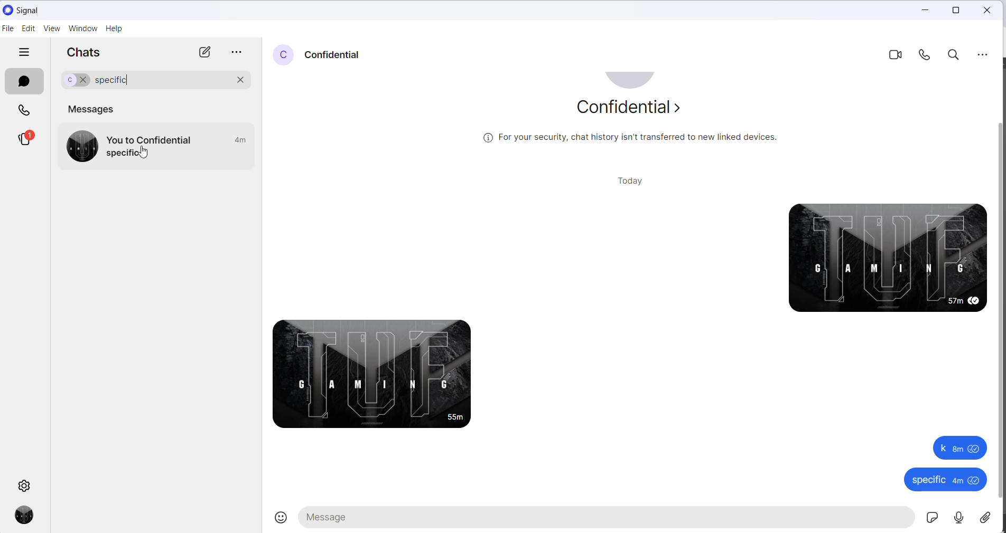 The image size is (1006, 533). What do you see at coordinates (601, 520) in the screenshot?
I see `message text area` at bounding box center [601, 520].